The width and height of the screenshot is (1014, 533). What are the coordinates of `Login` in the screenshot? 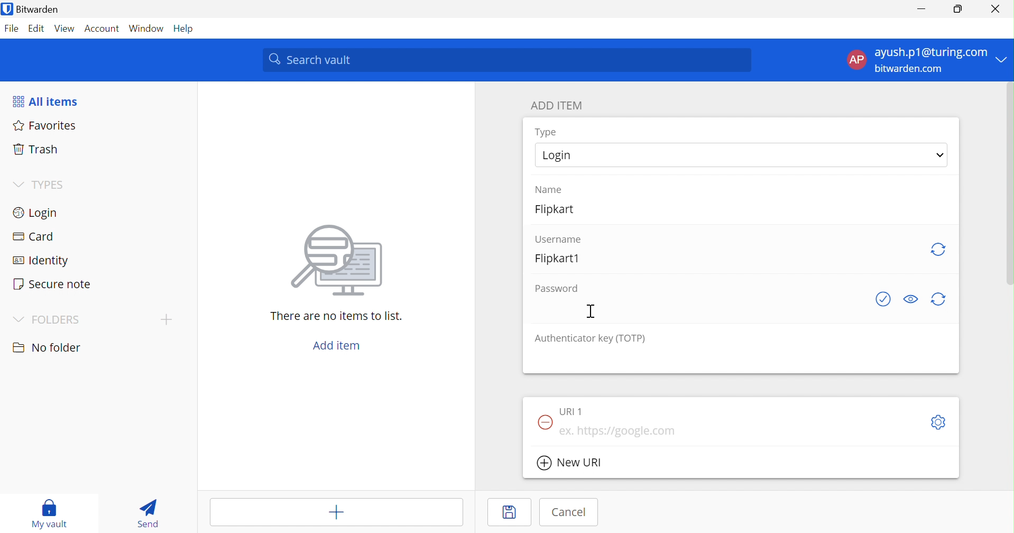 It's located at (558, 156).